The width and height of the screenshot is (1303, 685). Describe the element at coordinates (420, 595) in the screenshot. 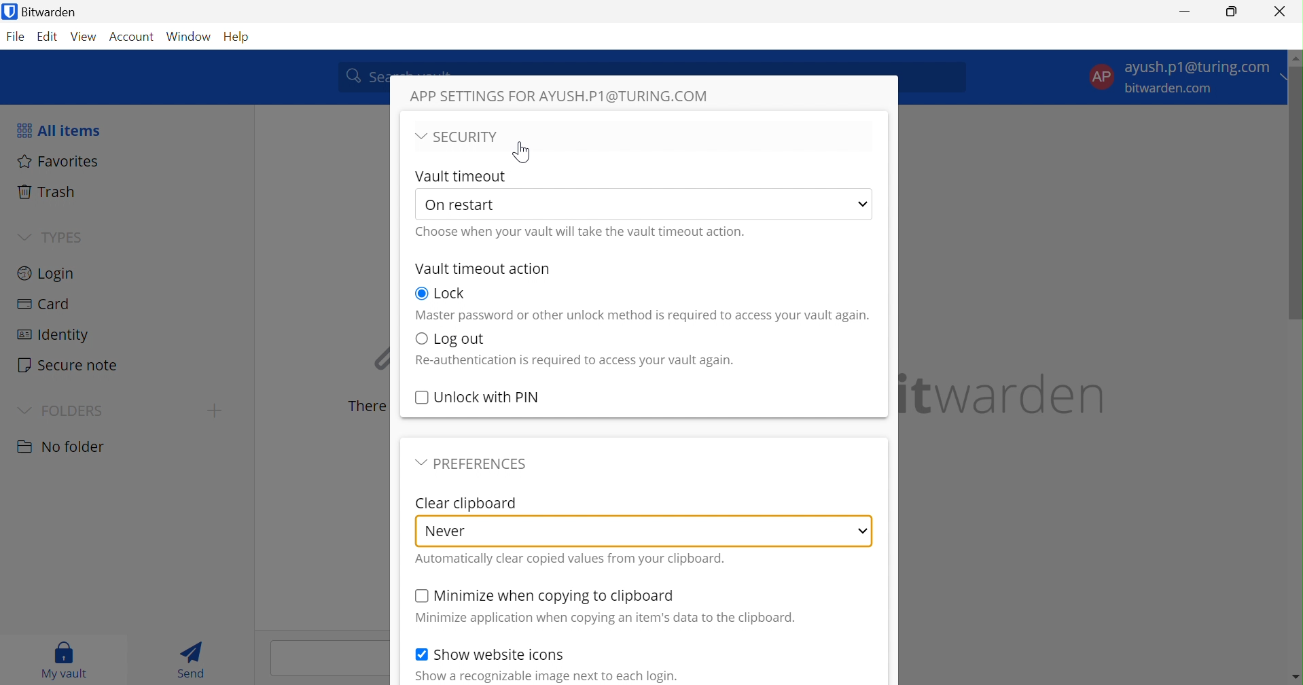

I see `Checkbox` at that location.